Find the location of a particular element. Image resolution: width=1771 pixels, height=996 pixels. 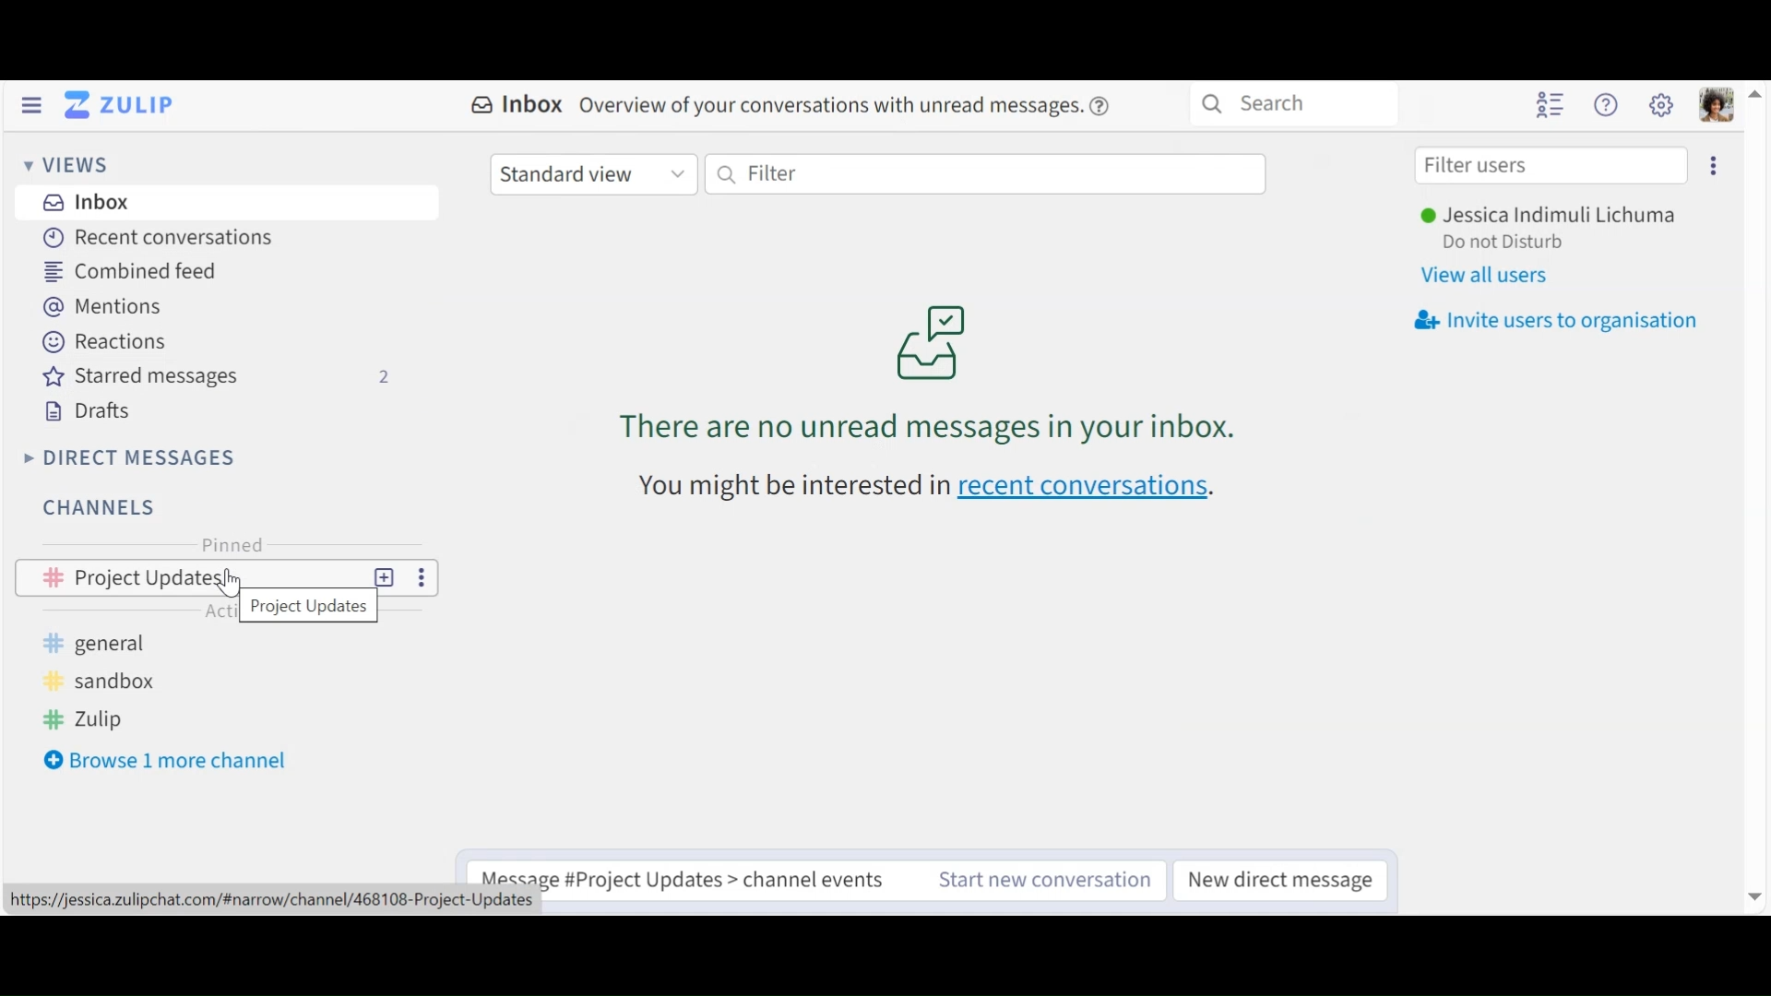

Reactions is located at coordinates (107, 343).